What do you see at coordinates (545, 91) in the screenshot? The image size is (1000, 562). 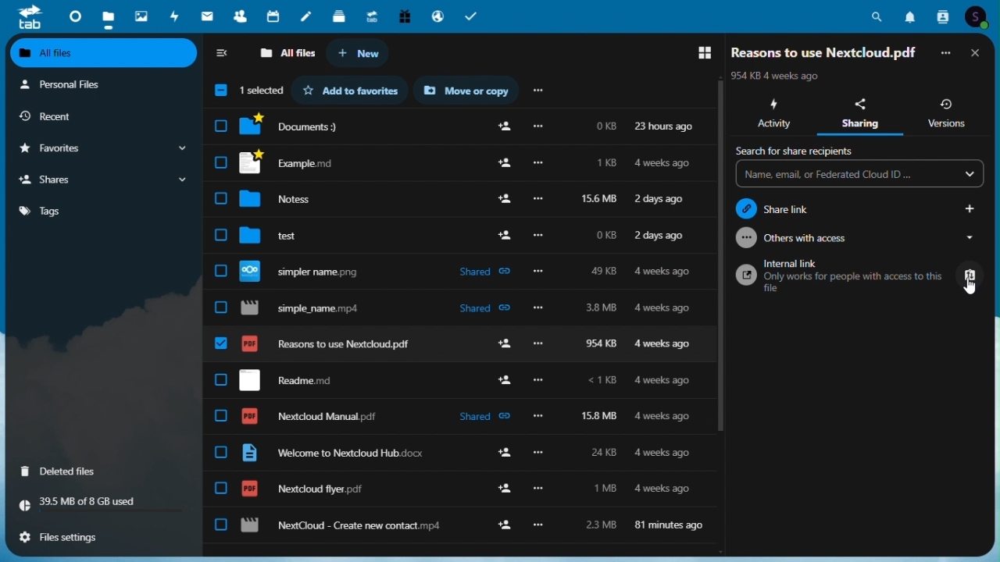 I see `more` at bounding box center [545, 91].